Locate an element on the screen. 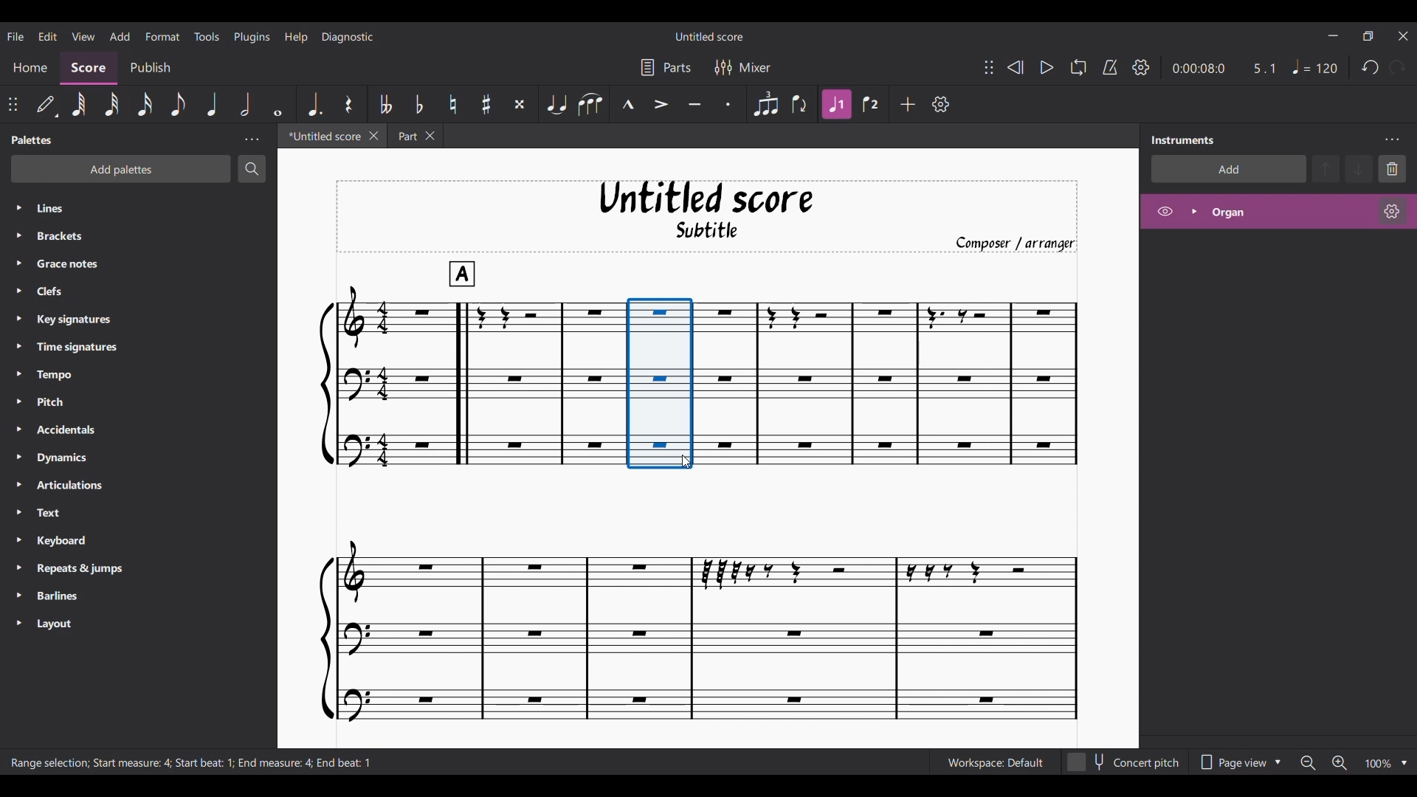  Zoom out is located at coordinates (1308, 763).